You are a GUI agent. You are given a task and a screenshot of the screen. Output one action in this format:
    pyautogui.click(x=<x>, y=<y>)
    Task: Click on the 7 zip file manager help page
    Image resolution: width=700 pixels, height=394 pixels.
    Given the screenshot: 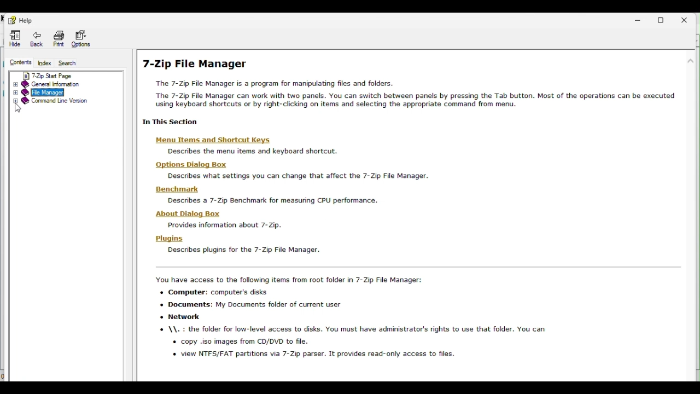 What is the action you would take?
    pyautogui.click(x=413, y=89)
    